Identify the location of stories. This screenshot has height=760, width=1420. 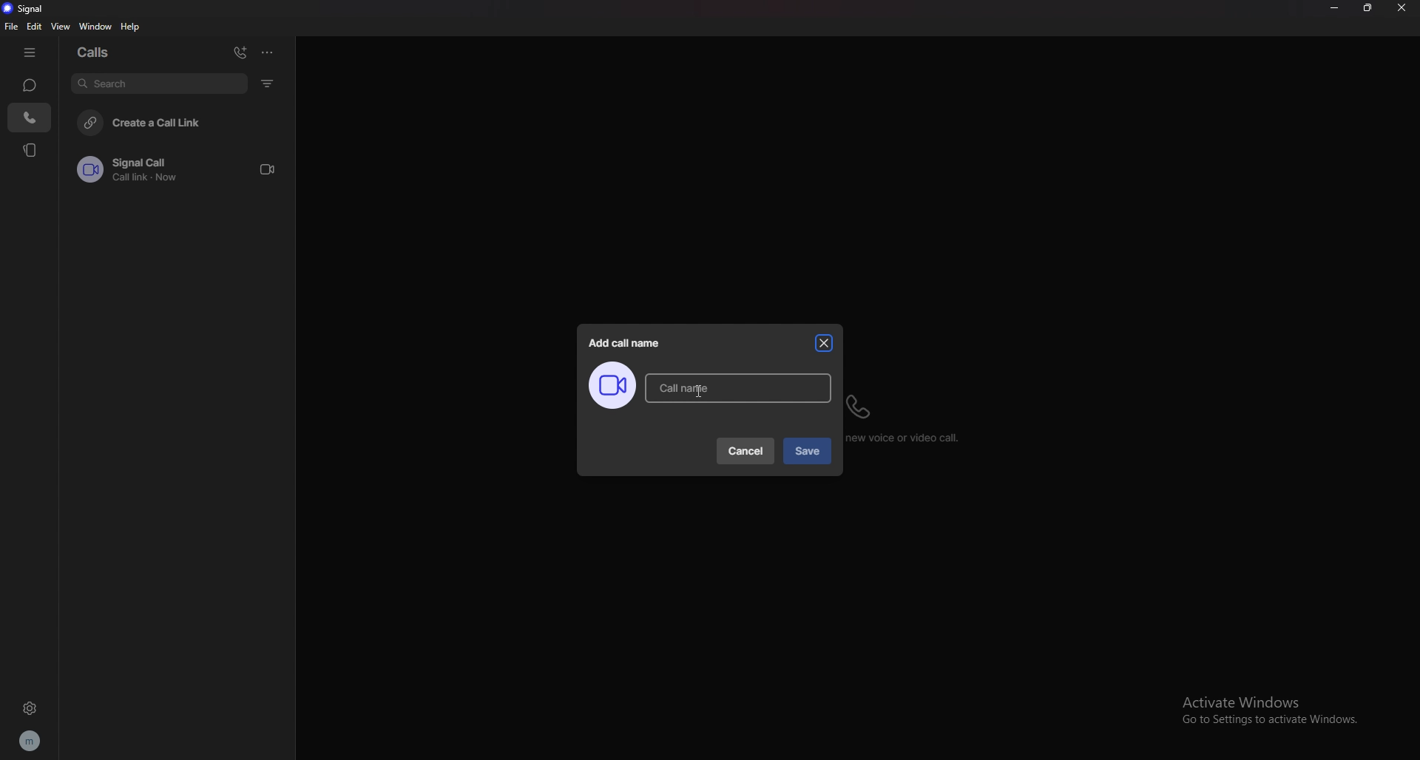
(31, 149).